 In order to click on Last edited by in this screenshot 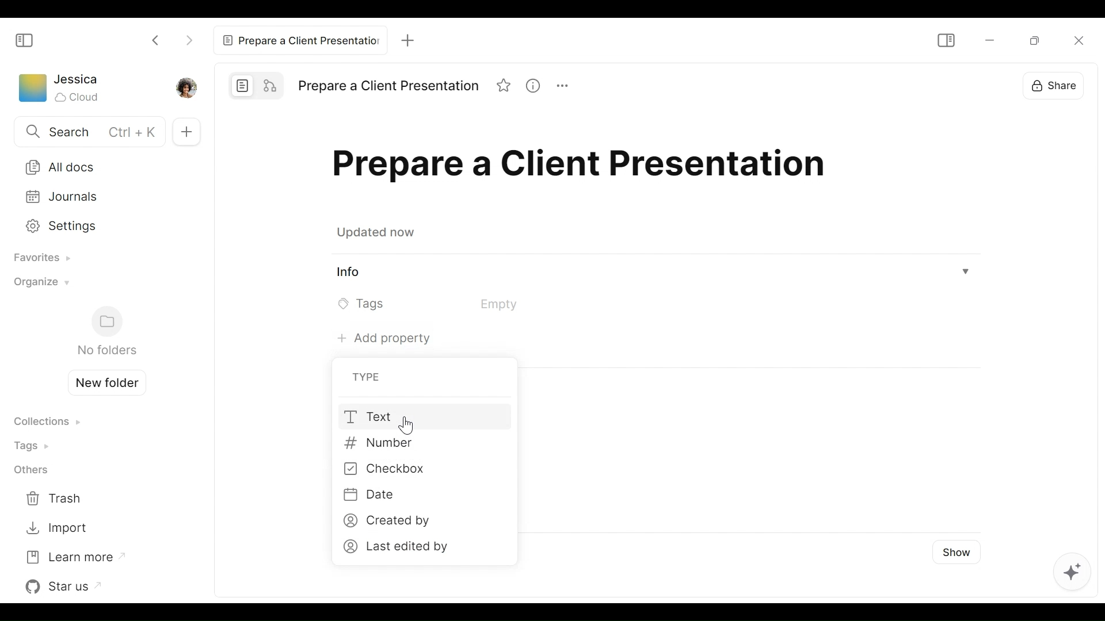, I will do `click(421, 547)`.